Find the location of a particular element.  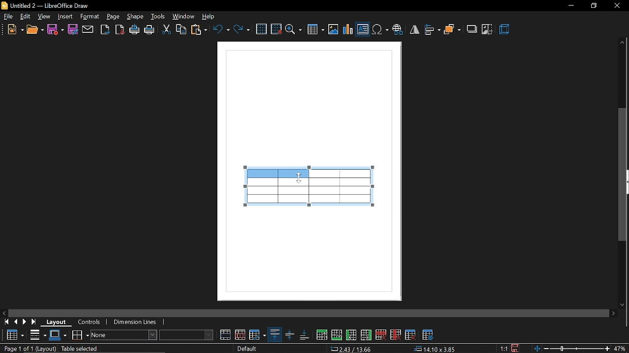

3d effects is located at coordinates (505, 29).